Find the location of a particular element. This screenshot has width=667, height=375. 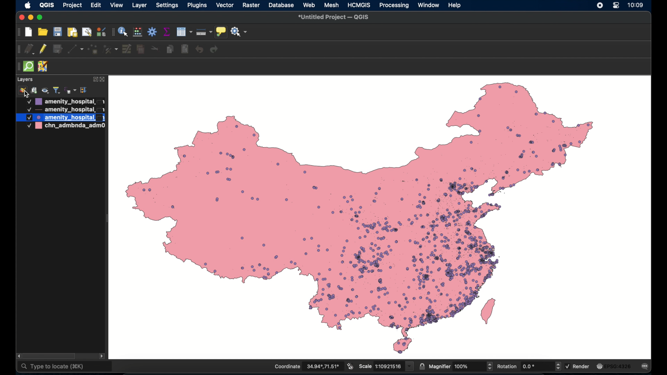

vertex tool is located at coordinates (111, 49).